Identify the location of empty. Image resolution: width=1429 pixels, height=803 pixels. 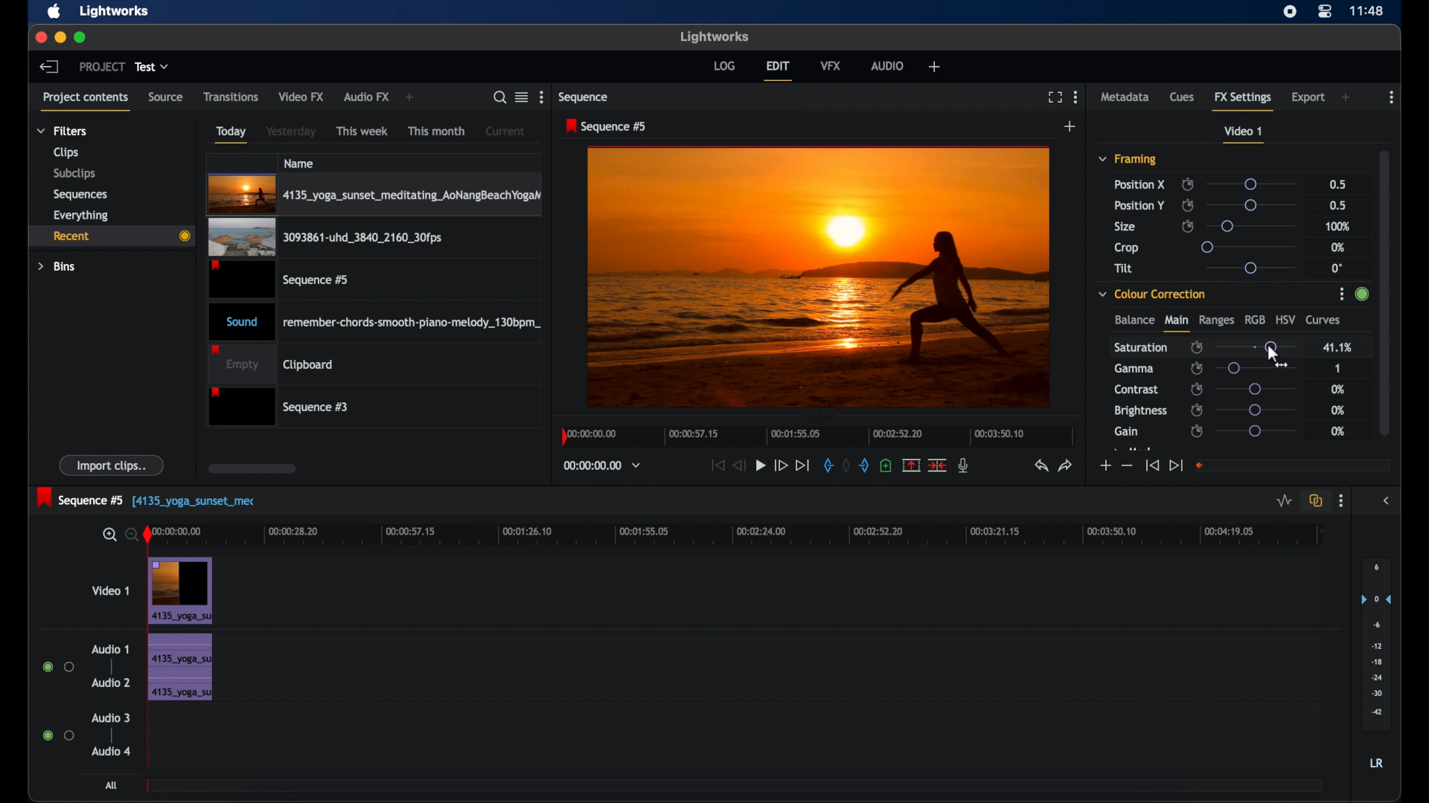
(271, 364).